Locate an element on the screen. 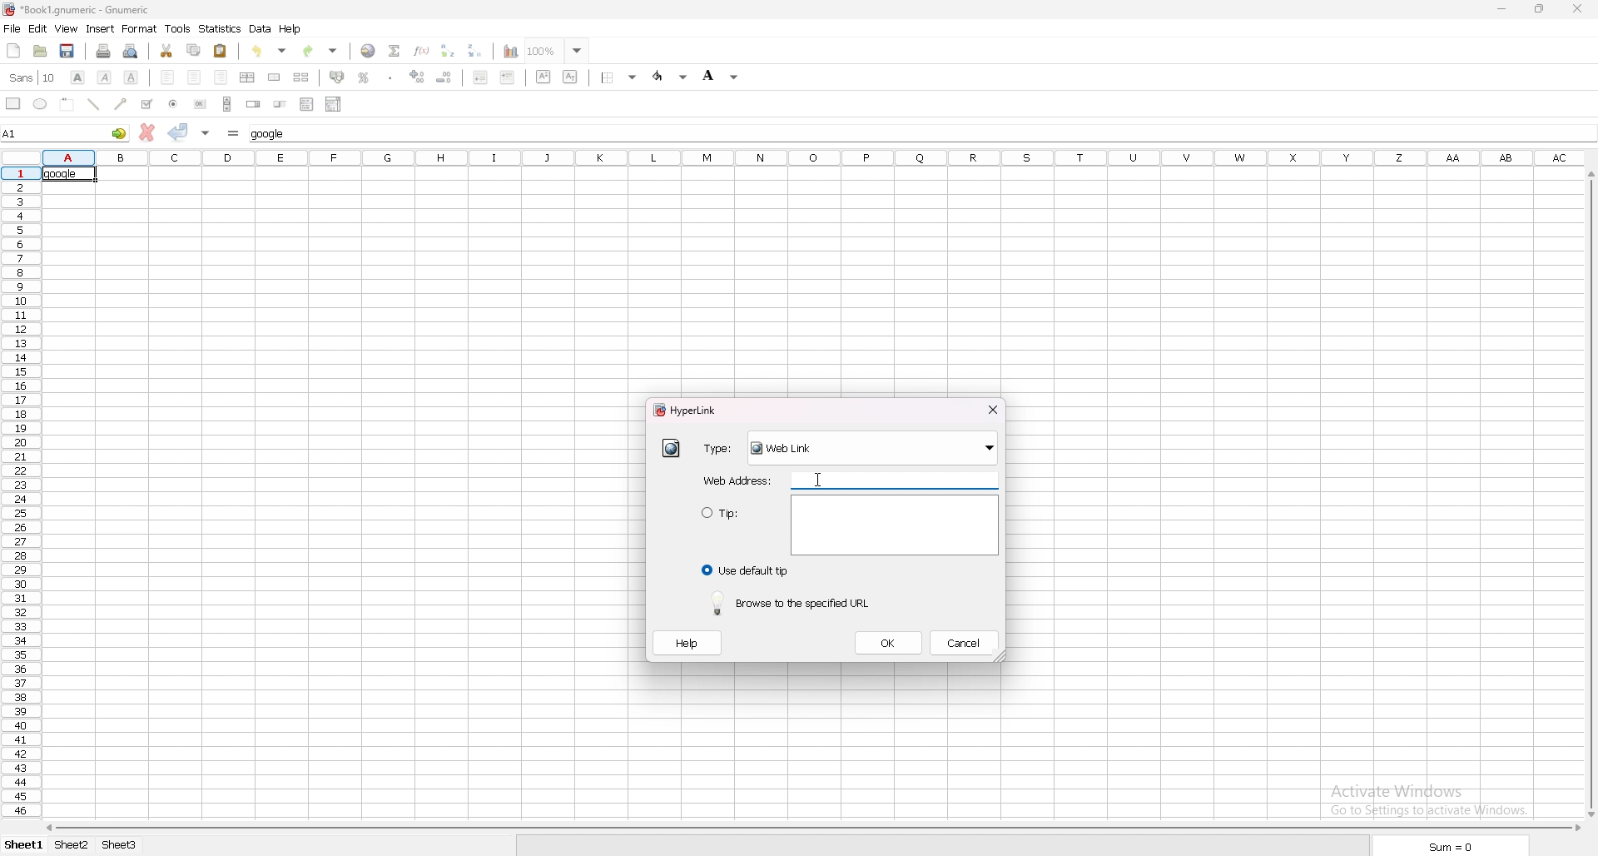  increase indent is located at coordinates (507, 77).